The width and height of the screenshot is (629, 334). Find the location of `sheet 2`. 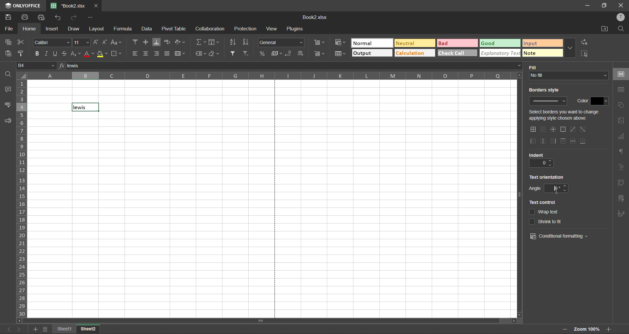

sheet 2 is located at coordinates (88, 328).